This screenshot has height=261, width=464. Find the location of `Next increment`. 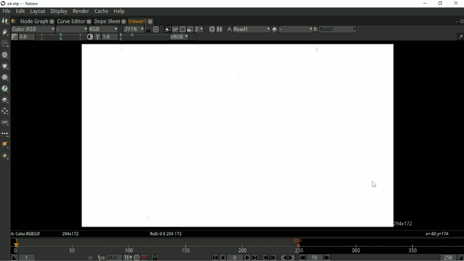

Next increment is located at coordinates (327, 258).